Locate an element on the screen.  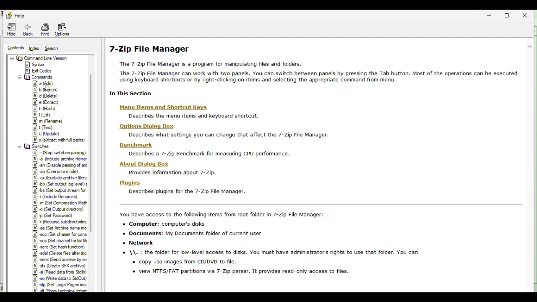
h is located at coordinates (47, 109).